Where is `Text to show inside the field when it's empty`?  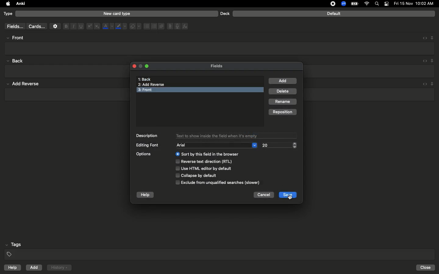
Text to show inside the field when it's empty is located at coordinates (235, 136).